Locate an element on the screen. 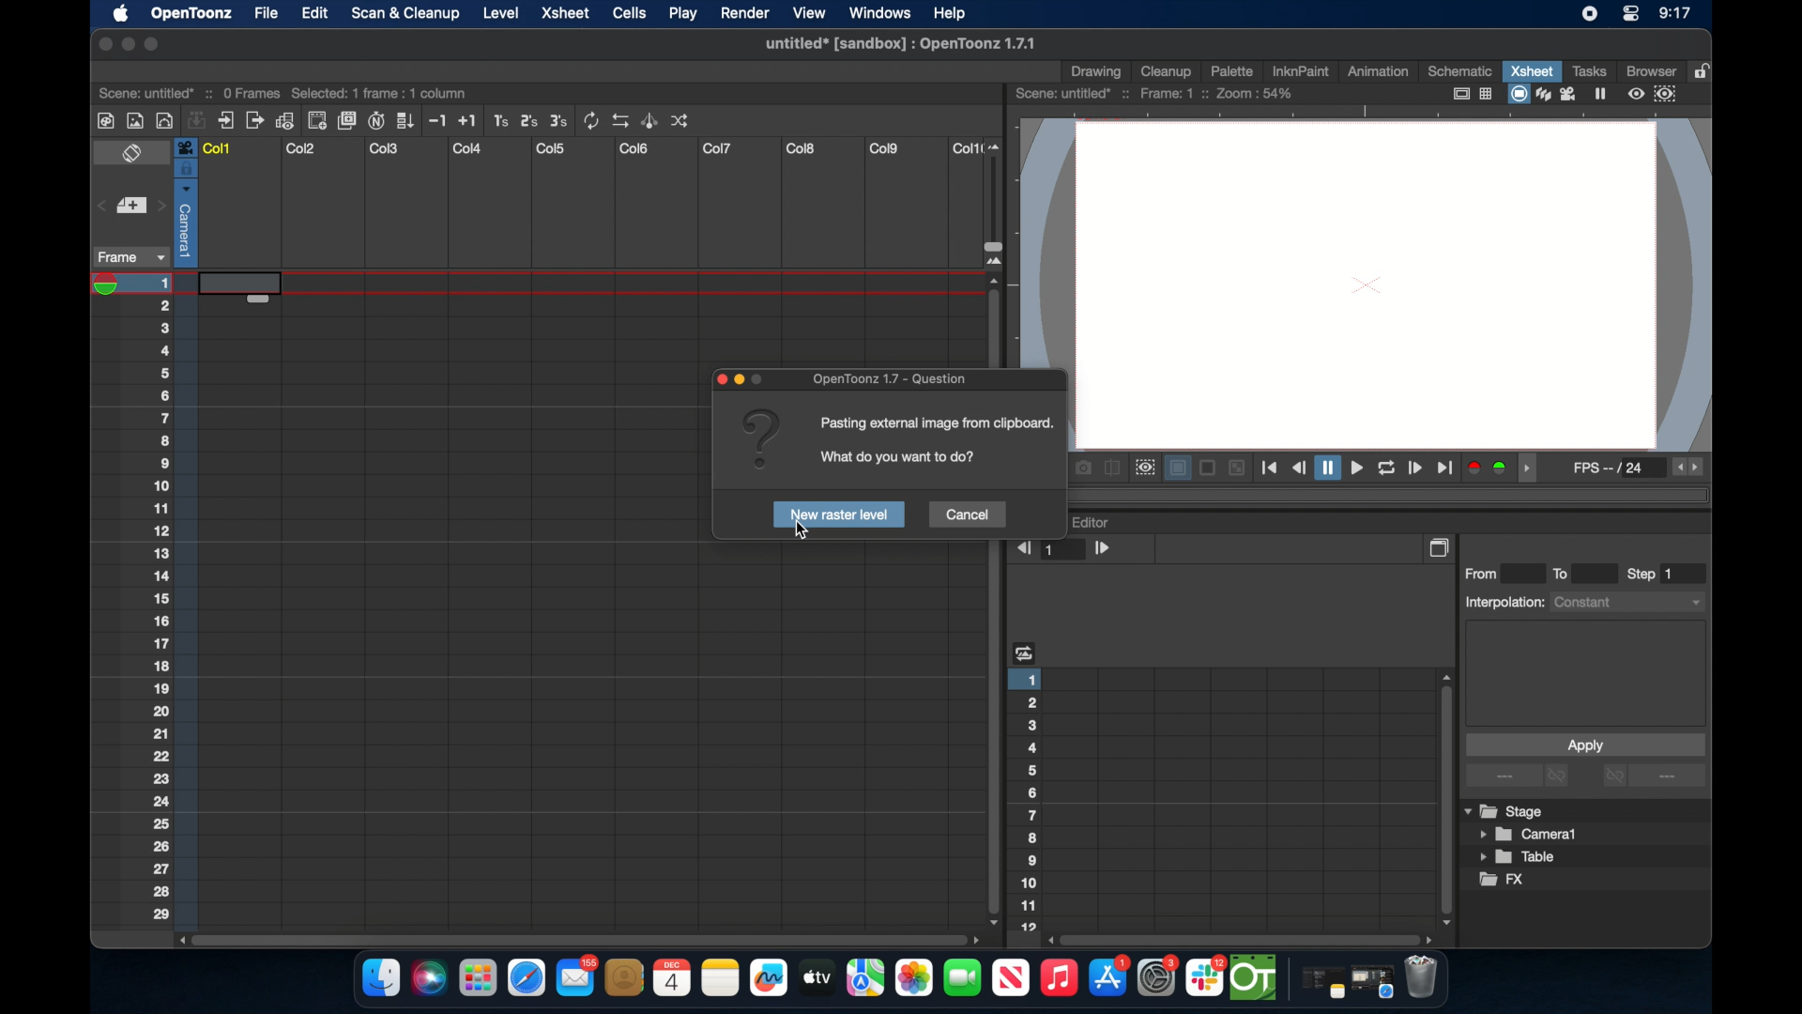  trash is located at coordinates (1421, 979).